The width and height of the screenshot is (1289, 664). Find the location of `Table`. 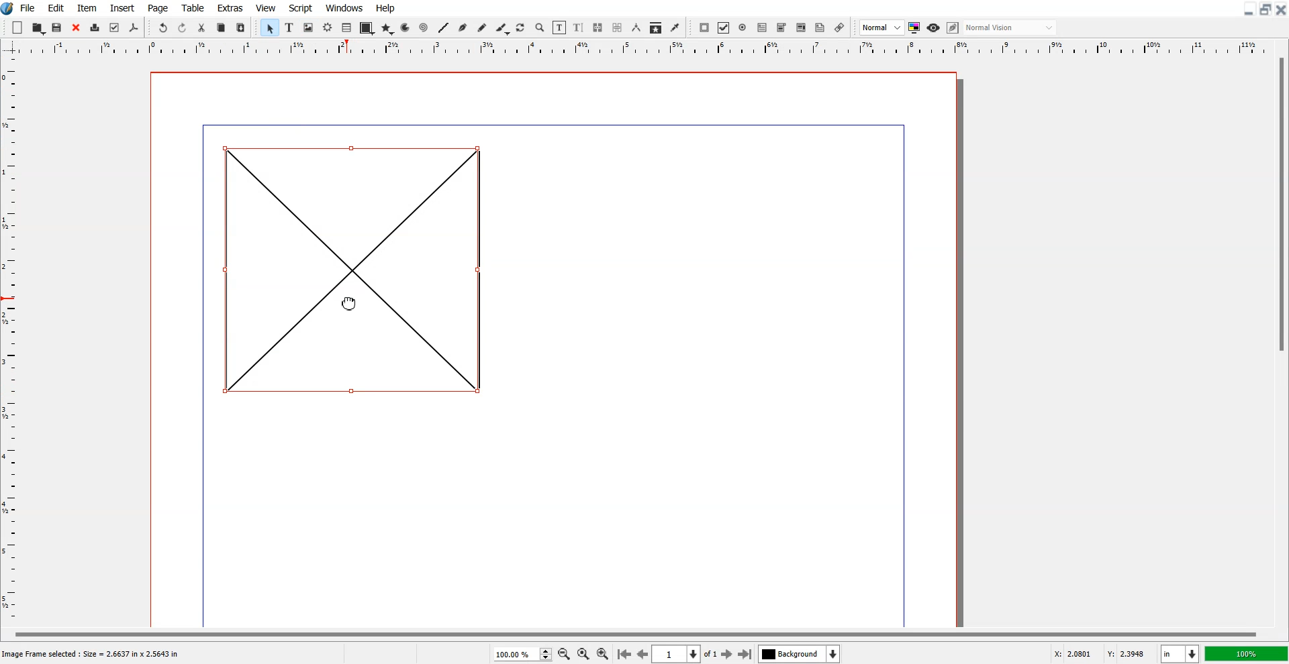

Table is located at coordinates (346, 28).